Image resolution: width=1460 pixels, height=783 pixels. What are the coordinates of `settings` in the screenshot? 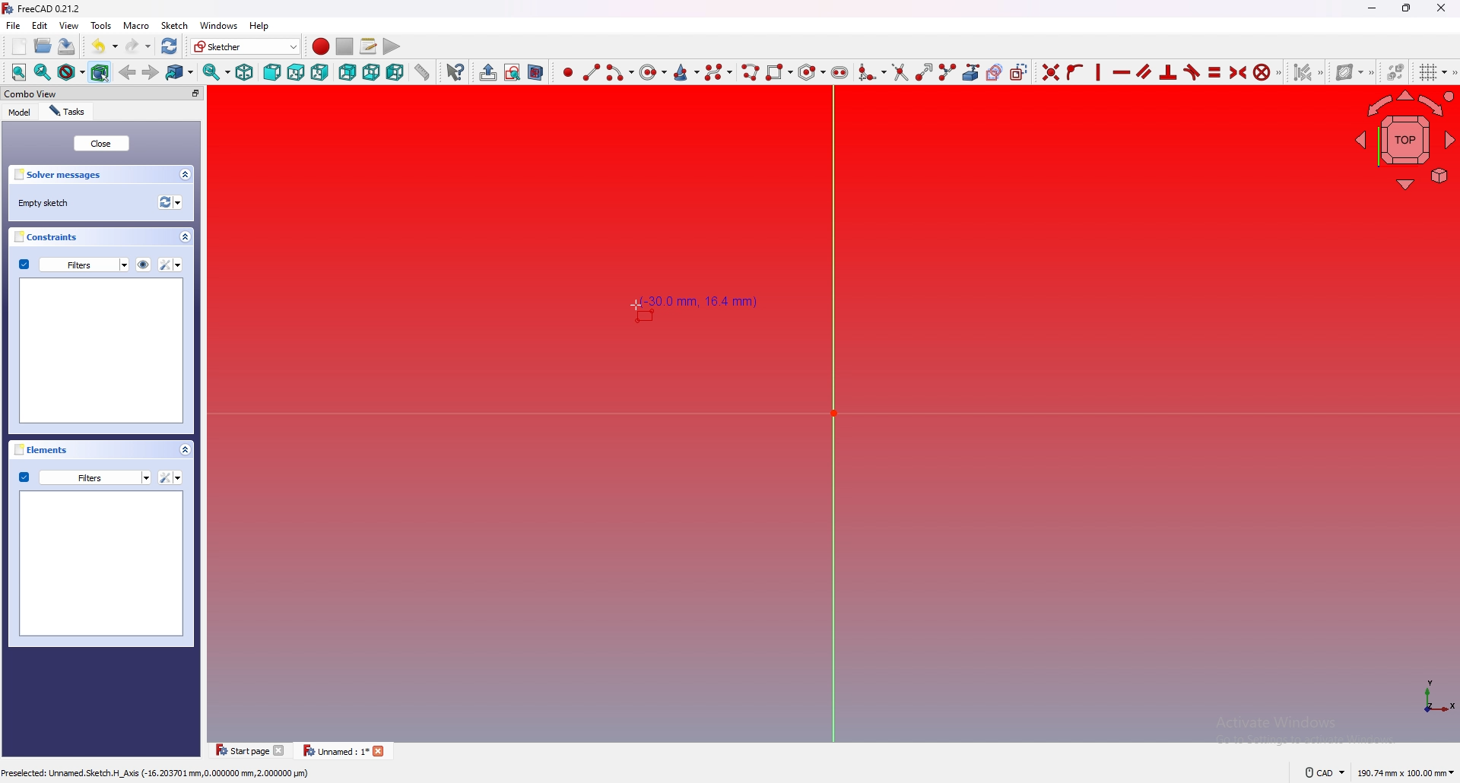 It's located at (170, 265).